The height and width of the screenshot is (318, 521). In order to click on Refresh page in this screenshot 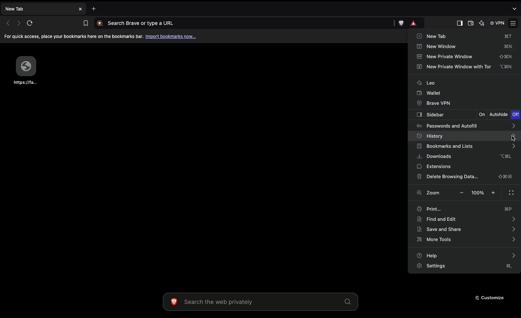, I will do `click(30, 23)`.